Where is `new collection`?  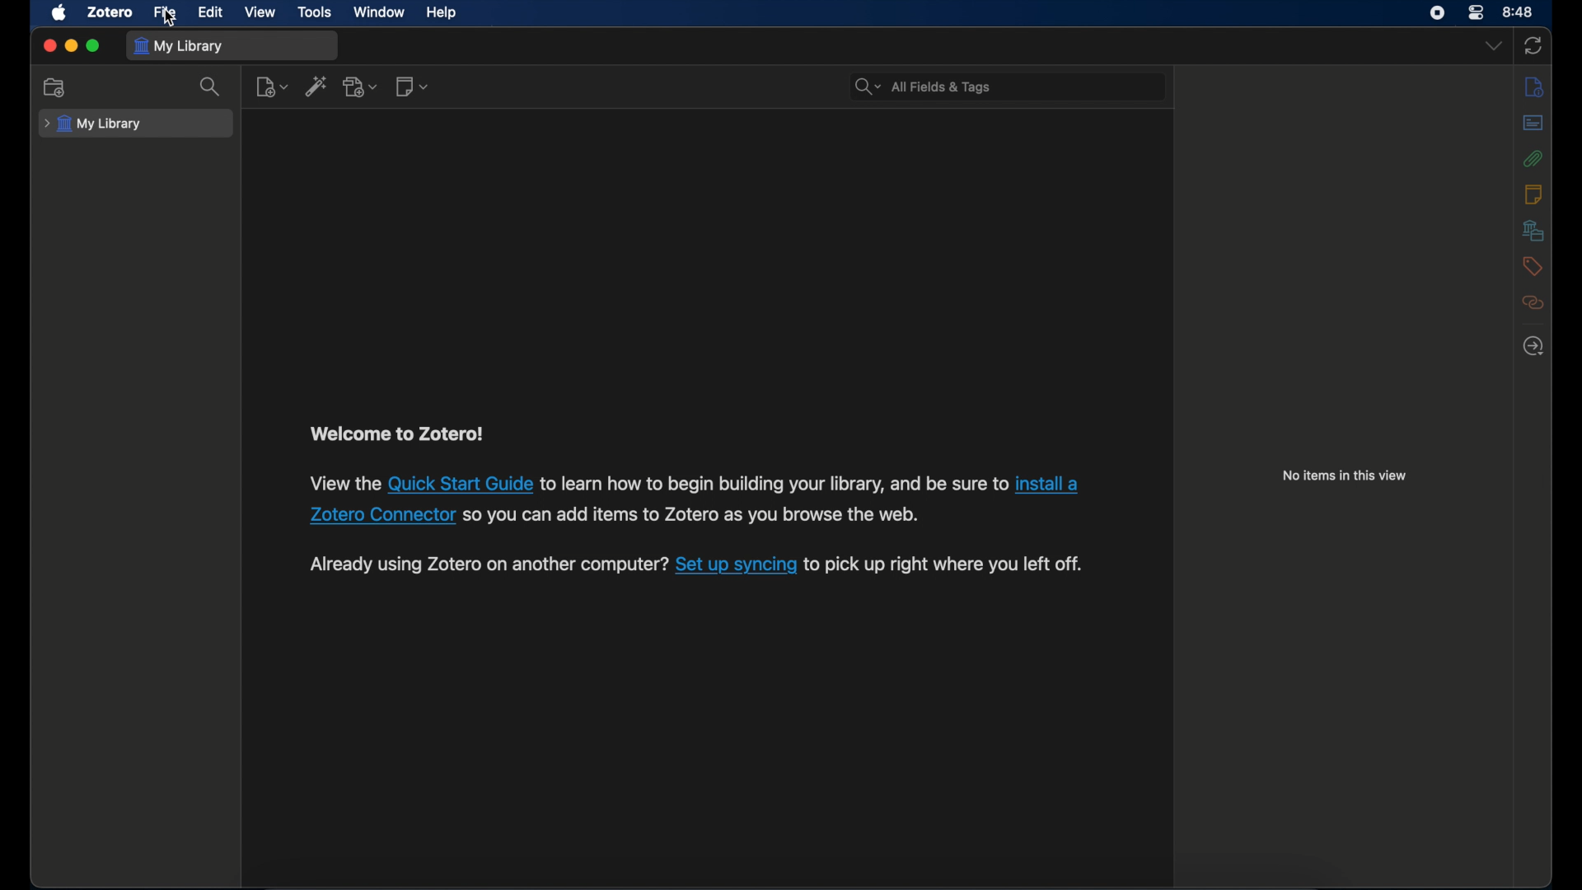 new collection is located at coordinates (56, 88).